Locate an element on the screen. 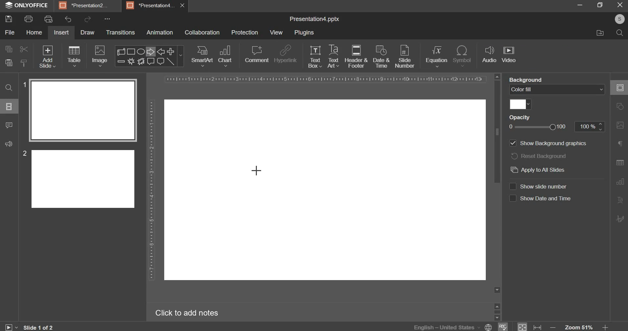 The width and height of the screenshot is (628, 331). show slide number is located at coordinates (513, 186).